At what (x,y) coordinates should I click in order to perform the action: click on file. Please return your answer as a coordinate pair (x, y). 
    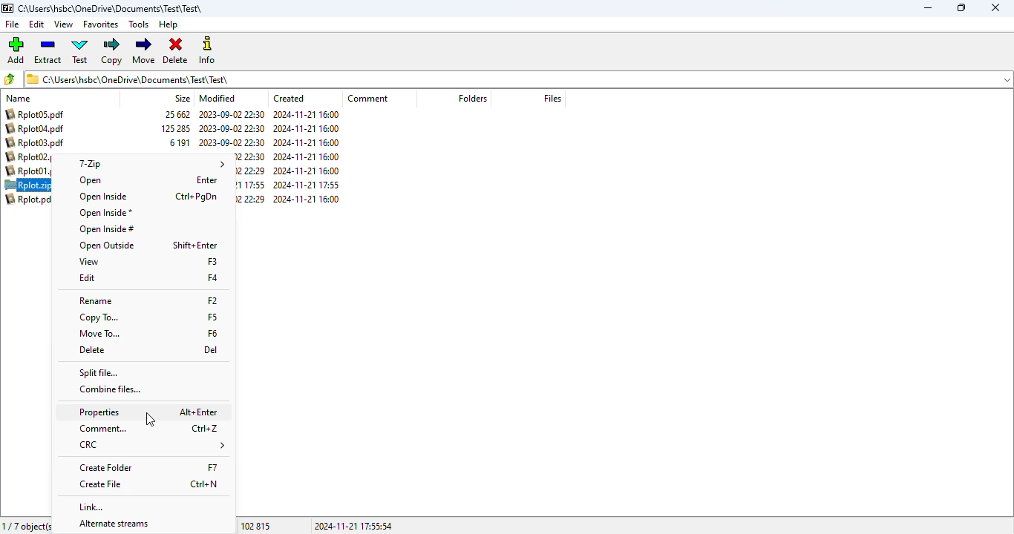
    Looking at the image, I should click on (30, 185).